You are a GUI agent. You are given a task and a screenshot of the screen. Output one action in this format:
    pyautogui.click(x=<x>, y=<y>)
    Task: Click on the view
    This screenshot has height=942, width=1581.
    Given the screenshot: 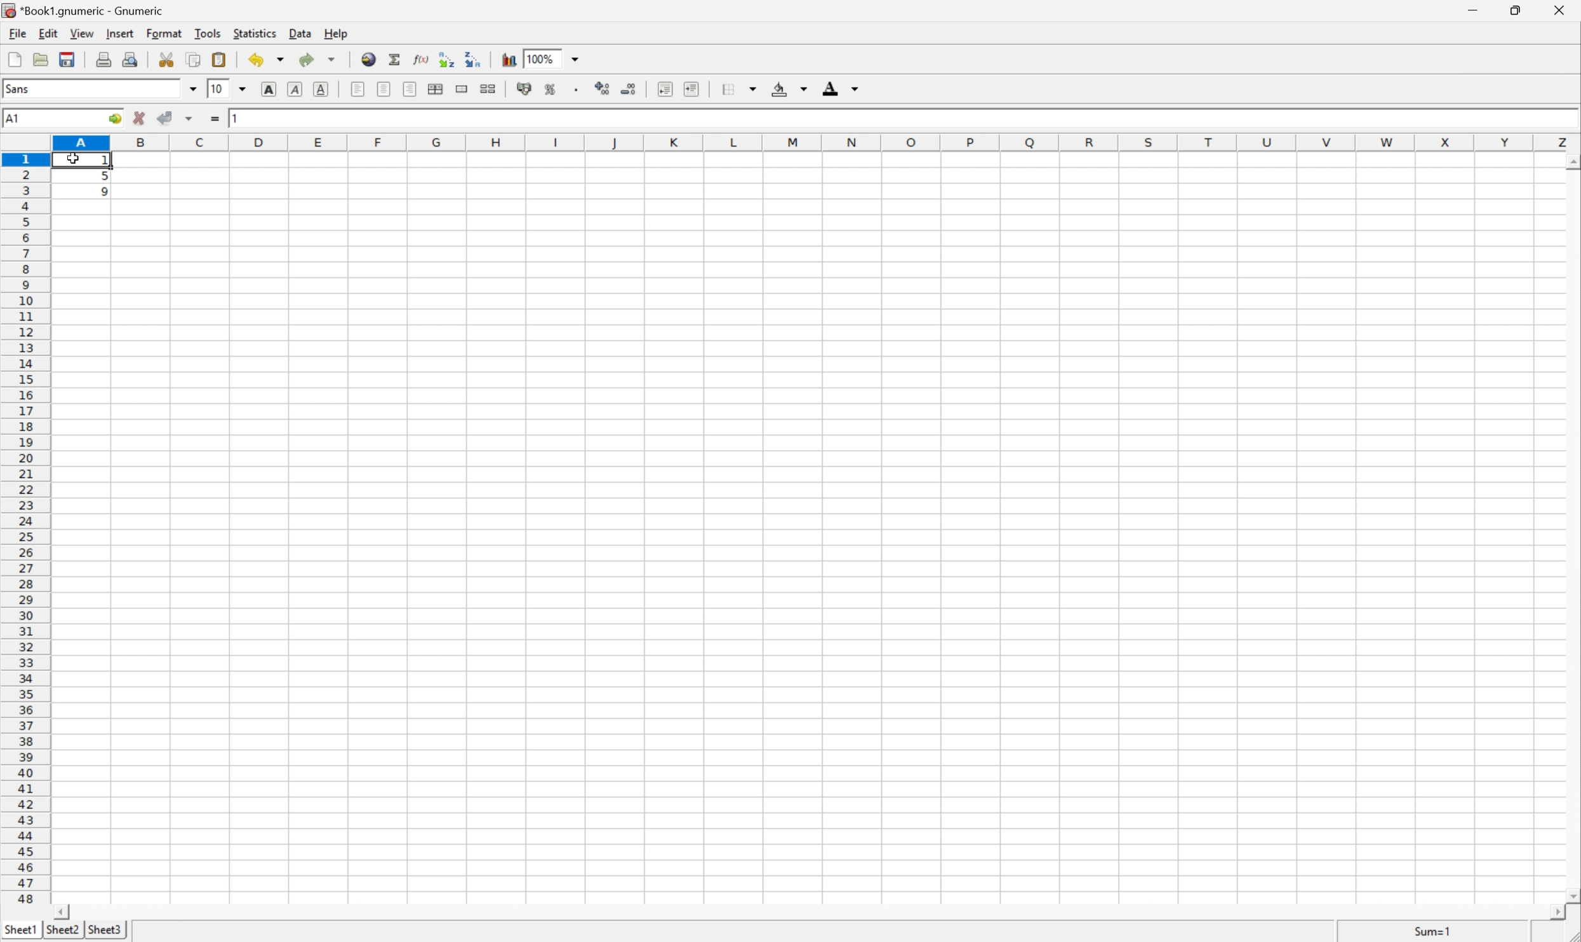 What is the action you would take?
    pyautogui.click(x=83, y=33)
    